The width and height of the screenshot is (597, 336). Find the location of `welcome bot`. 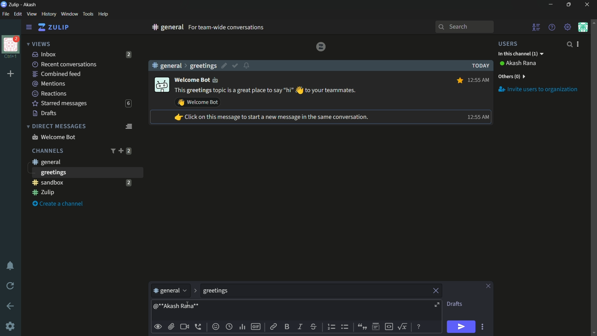

welcome bot is located at coordinates (197, 79).